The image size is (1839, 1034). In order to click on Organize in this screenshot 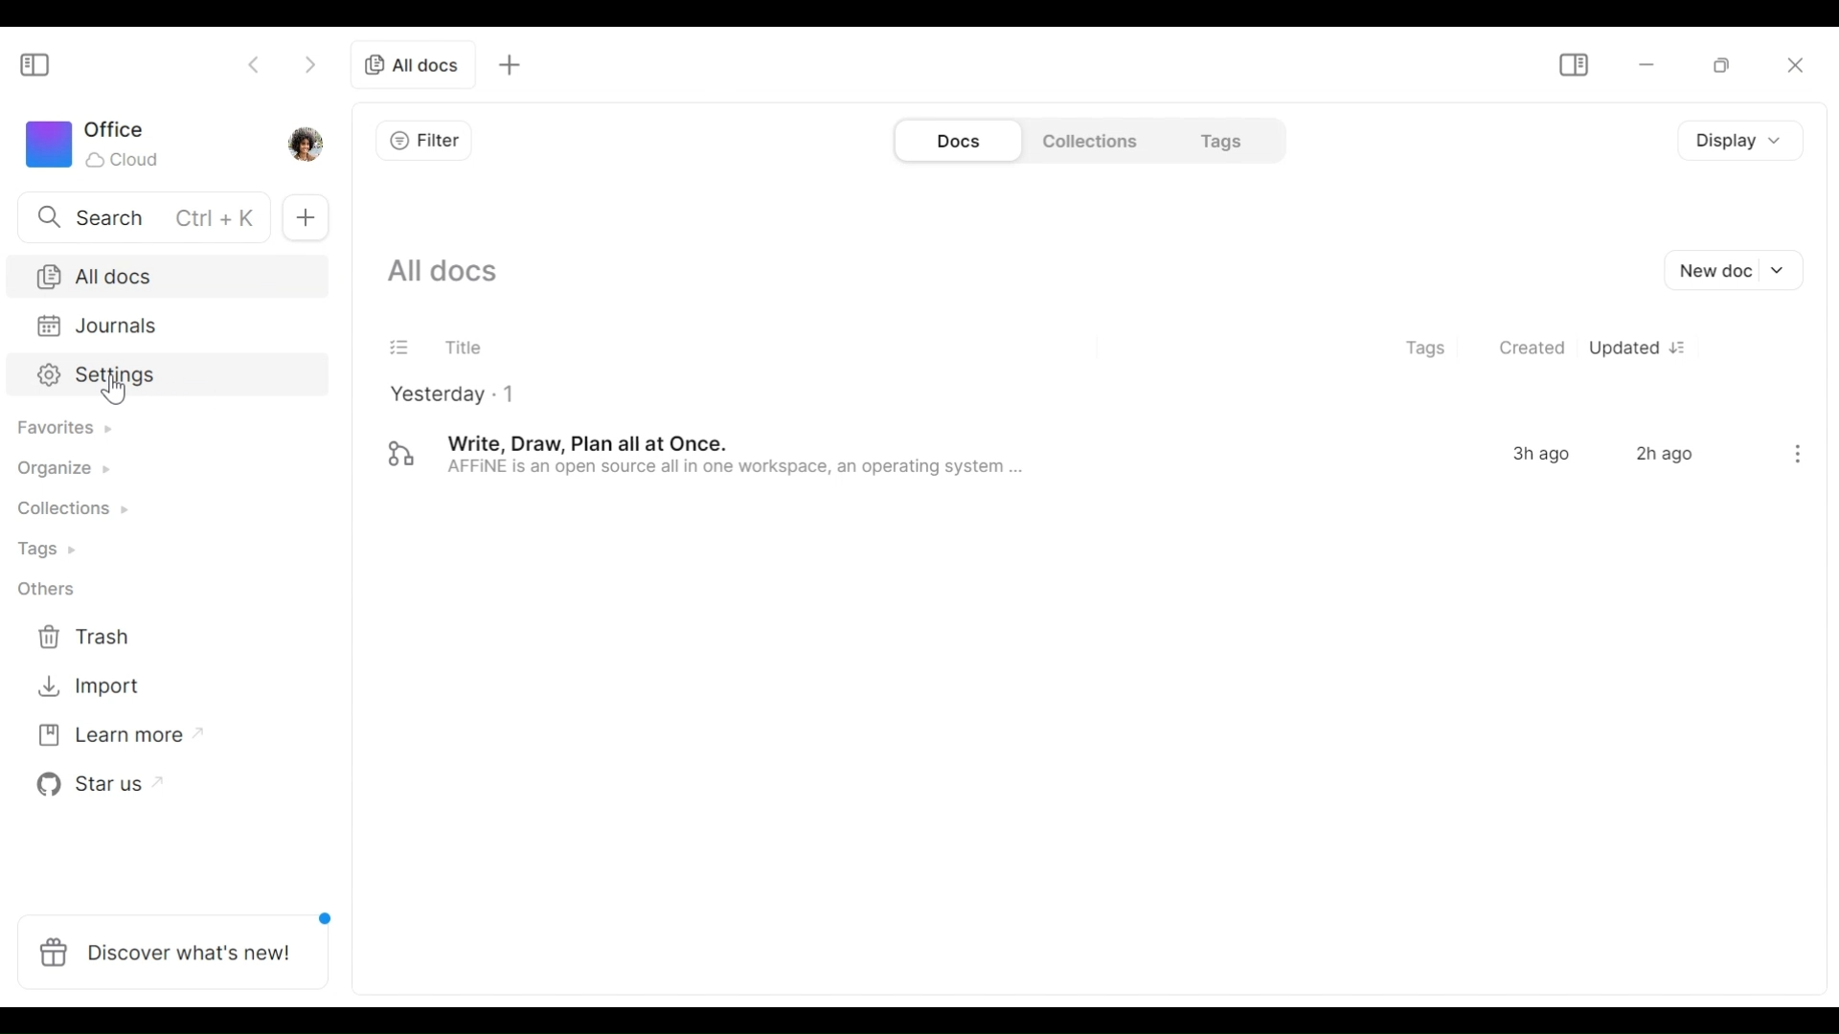, I will do `click(54, 468)`.